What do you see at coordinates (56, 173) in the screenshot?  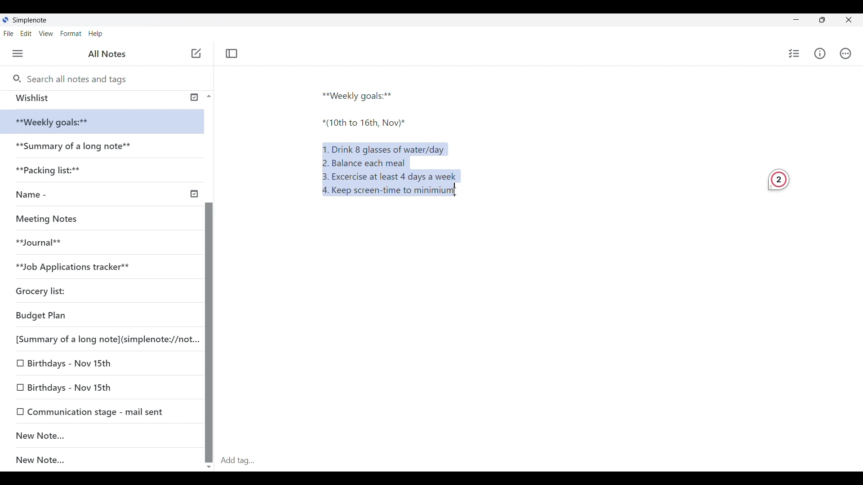 I see `**Packaging list:**` at bounding box center [56, 173].